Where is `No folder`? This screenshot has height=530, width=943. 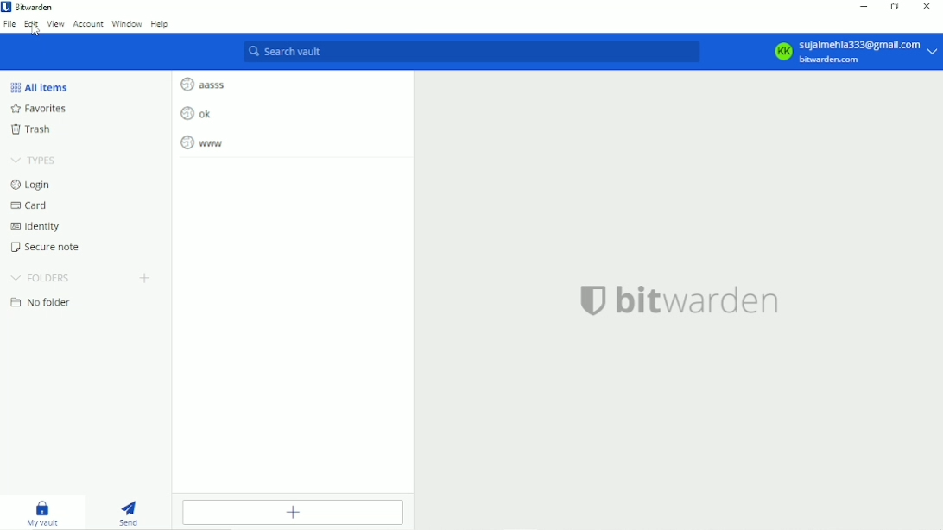
No folder is located at coordinates (42, 302).